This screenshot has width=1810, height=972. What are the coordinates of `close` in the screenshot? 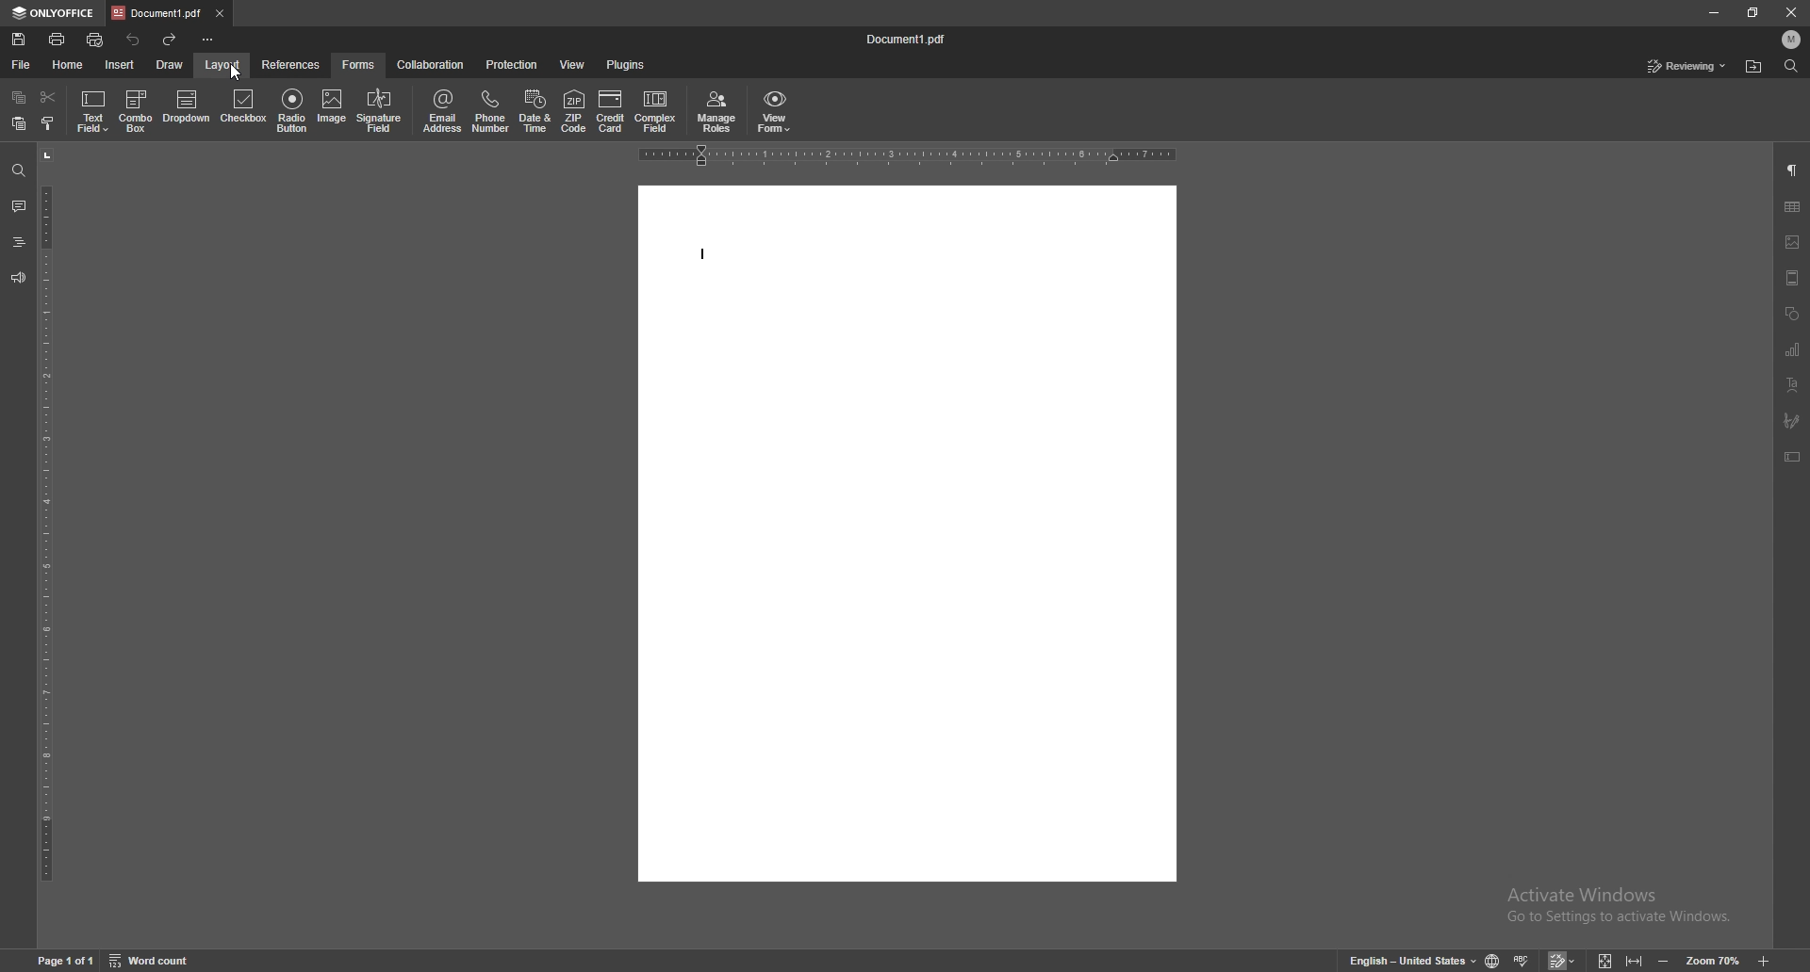 It's located at (1791, 11).